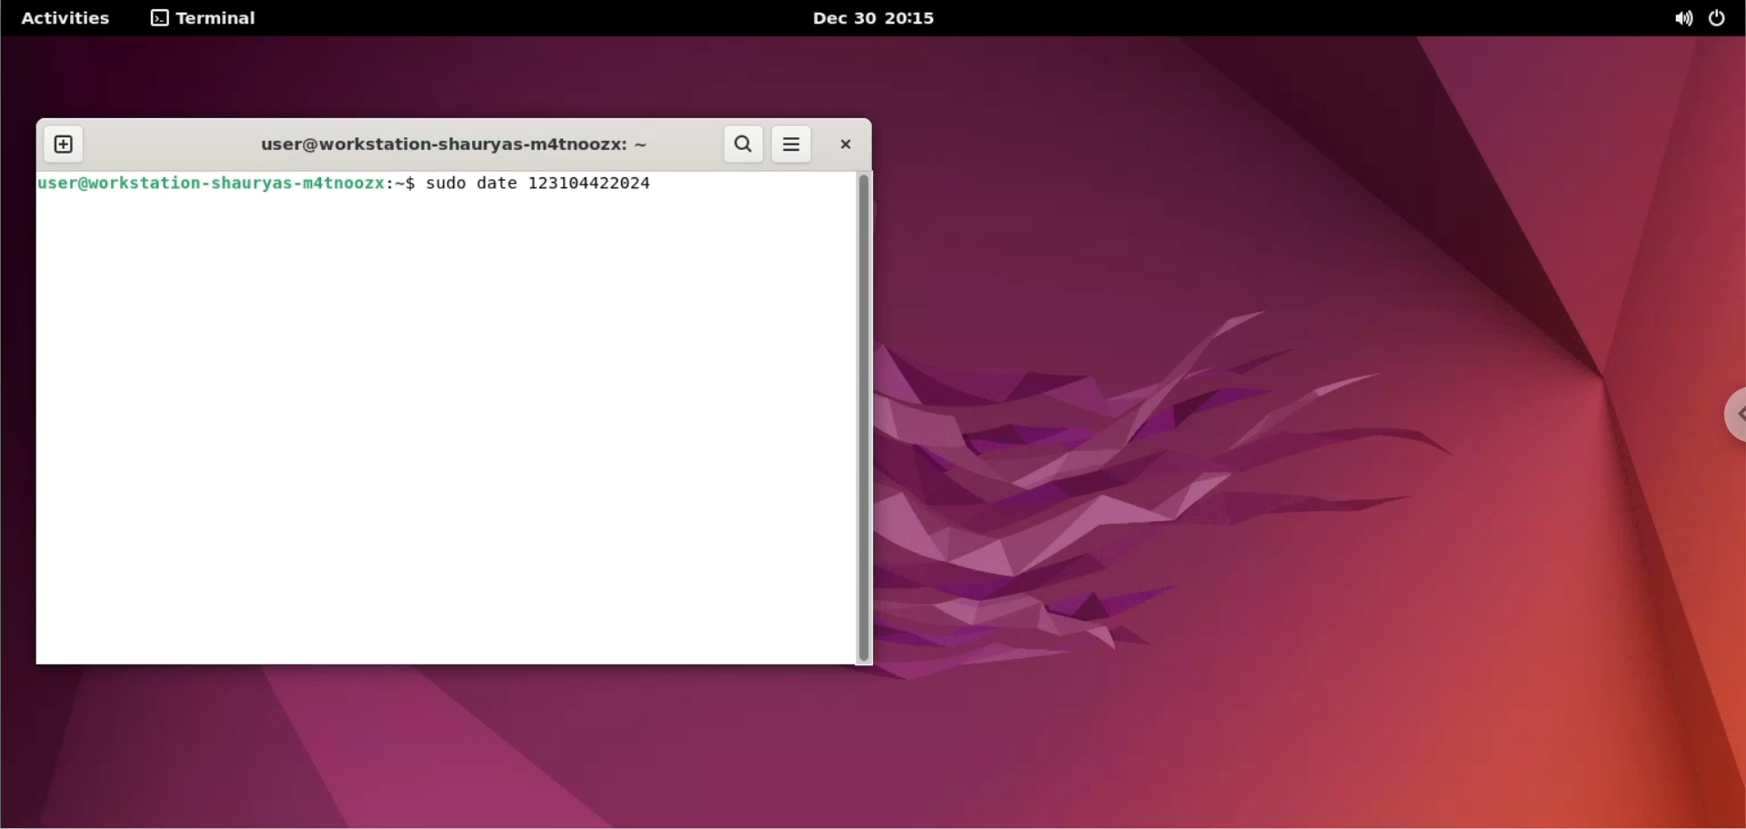  I want to click on scrollbar, so click(863, 420).